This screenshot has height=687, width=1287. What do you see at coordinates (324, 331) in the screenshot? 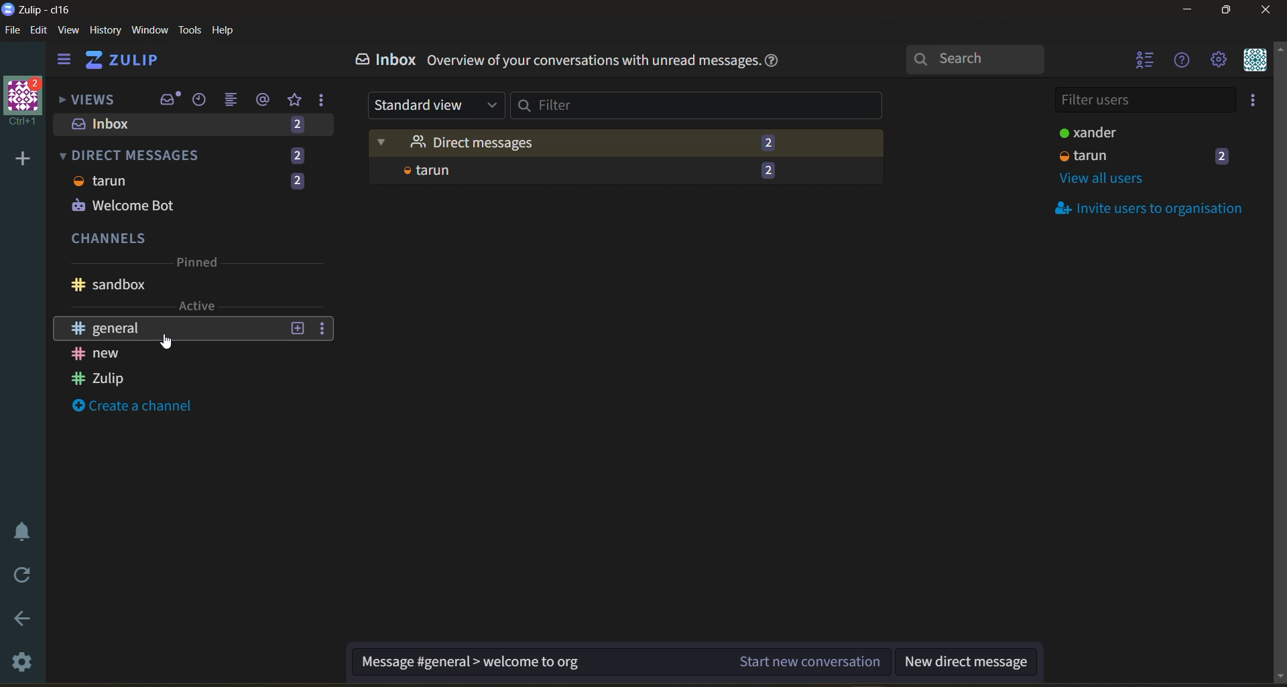
I see `channel settings` at bounding box center [324, 331].